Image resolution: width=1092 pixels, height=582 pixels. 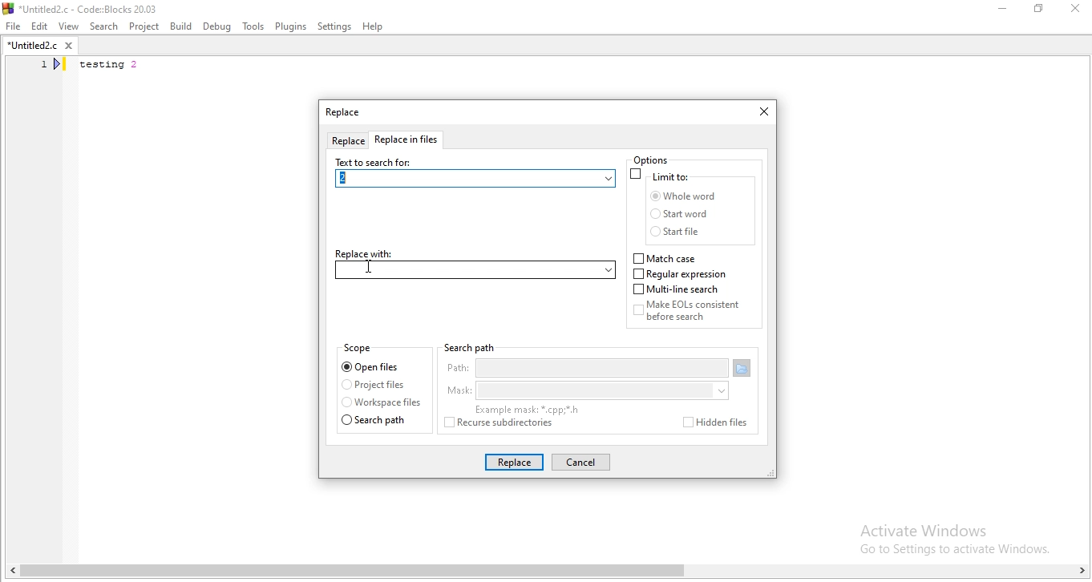 What do you see at coordinates (698, 314) in the screenshot?
I see `Make EOLs consistent before search` at bounding box center [698, 314].